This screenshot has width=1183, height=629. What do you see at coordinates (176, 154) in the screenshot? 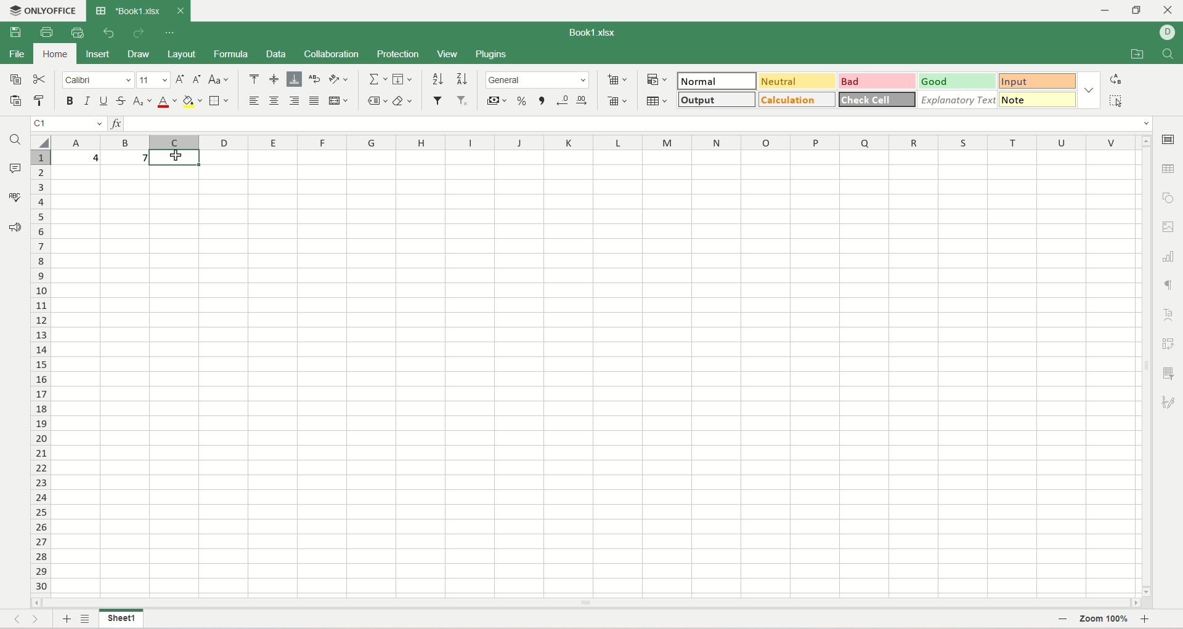
I see `cursor` at bounding box center [176, 154].